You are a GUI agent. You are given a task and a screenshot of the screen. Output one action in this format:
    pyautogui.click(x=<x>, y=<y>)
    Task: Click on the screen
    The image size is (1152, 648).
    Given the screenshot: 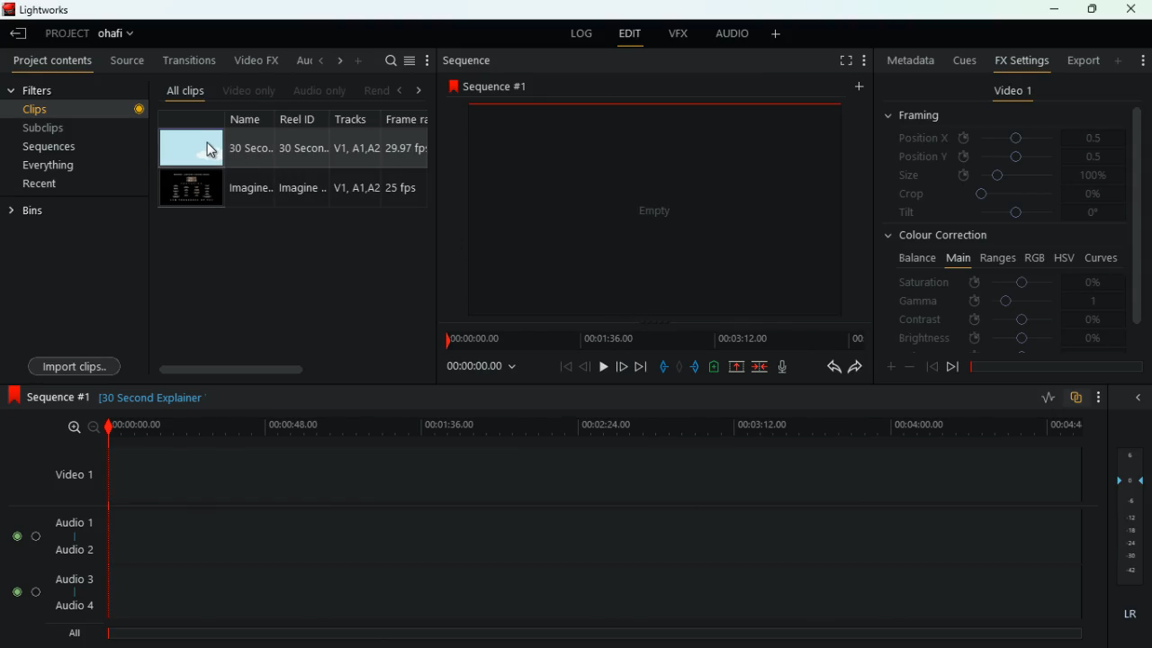 What is the action you would take?
    pyautogui.click(x=657, y=215)
    